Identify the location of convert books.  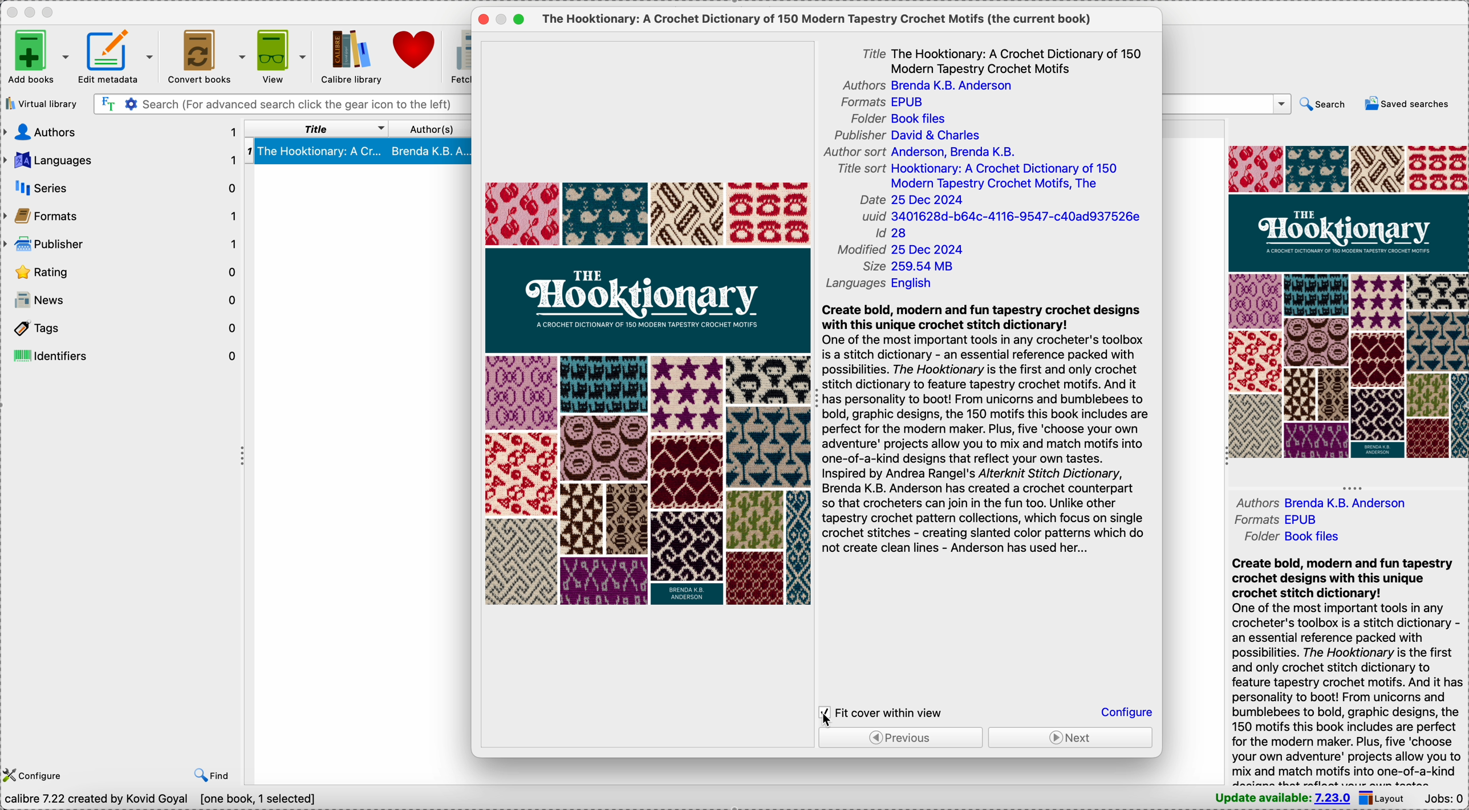
(206, 56).